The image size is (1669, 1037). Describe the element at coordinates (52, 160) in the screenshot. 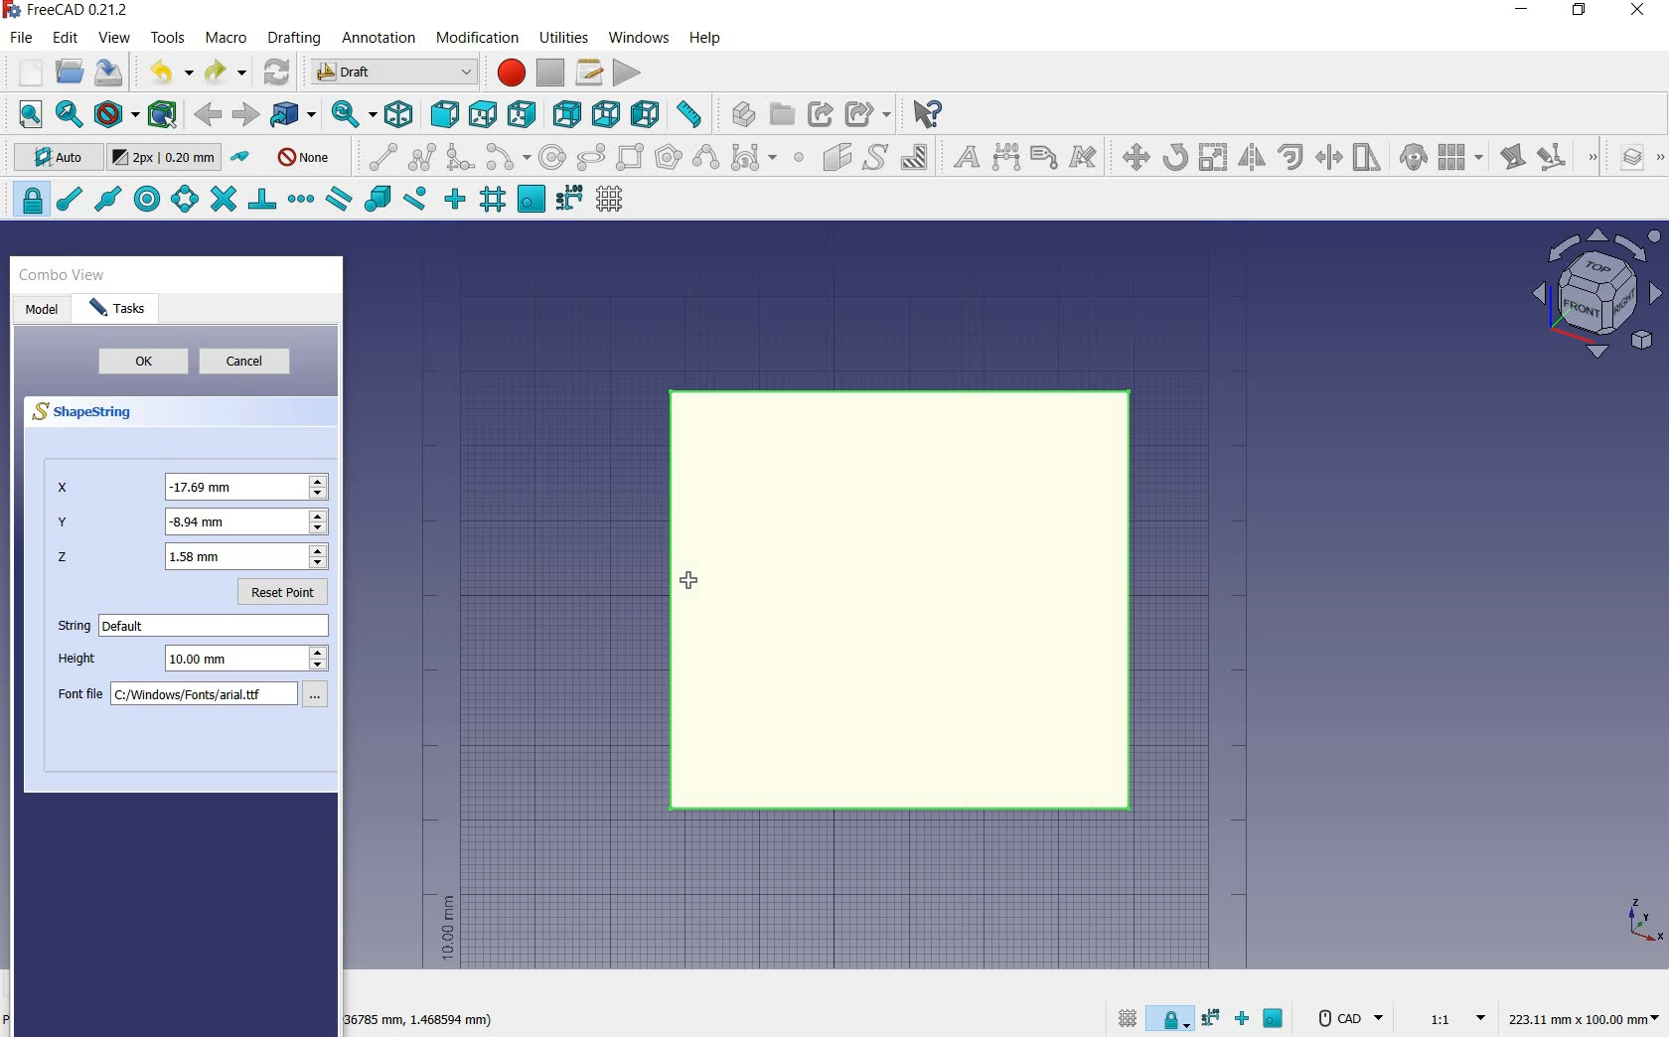

I see `current working plane: auto` at that location.